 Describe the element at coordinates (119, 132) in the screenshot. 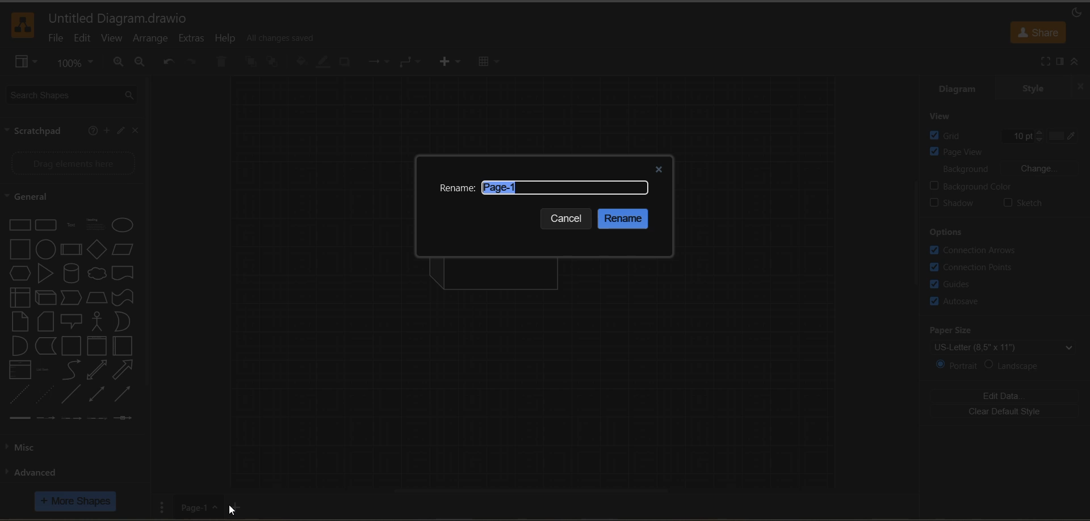

I see `edit` at that location.